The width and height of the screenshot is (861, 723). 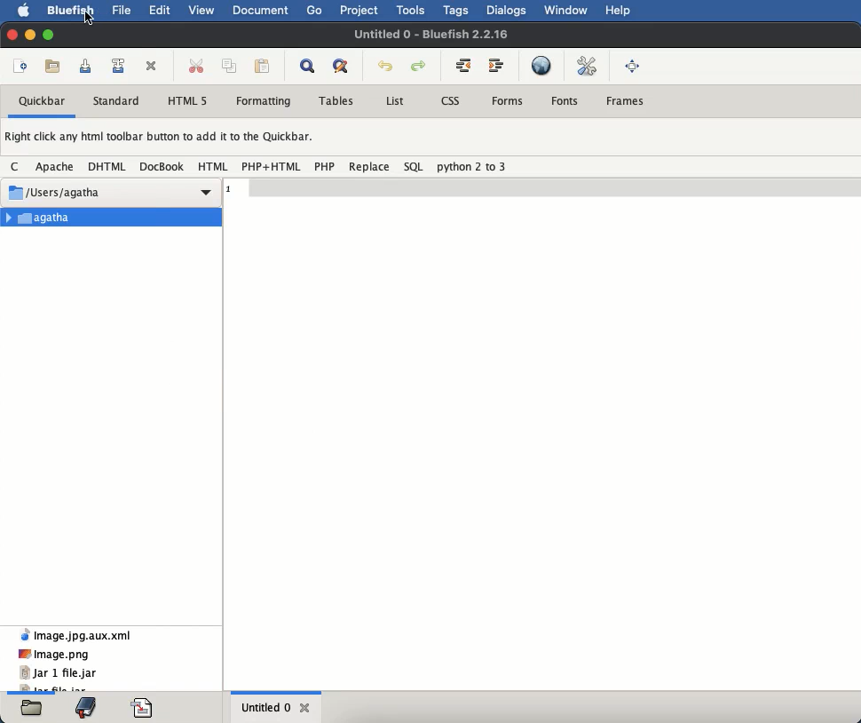 I want to click on close, so click(x=11, y=36).